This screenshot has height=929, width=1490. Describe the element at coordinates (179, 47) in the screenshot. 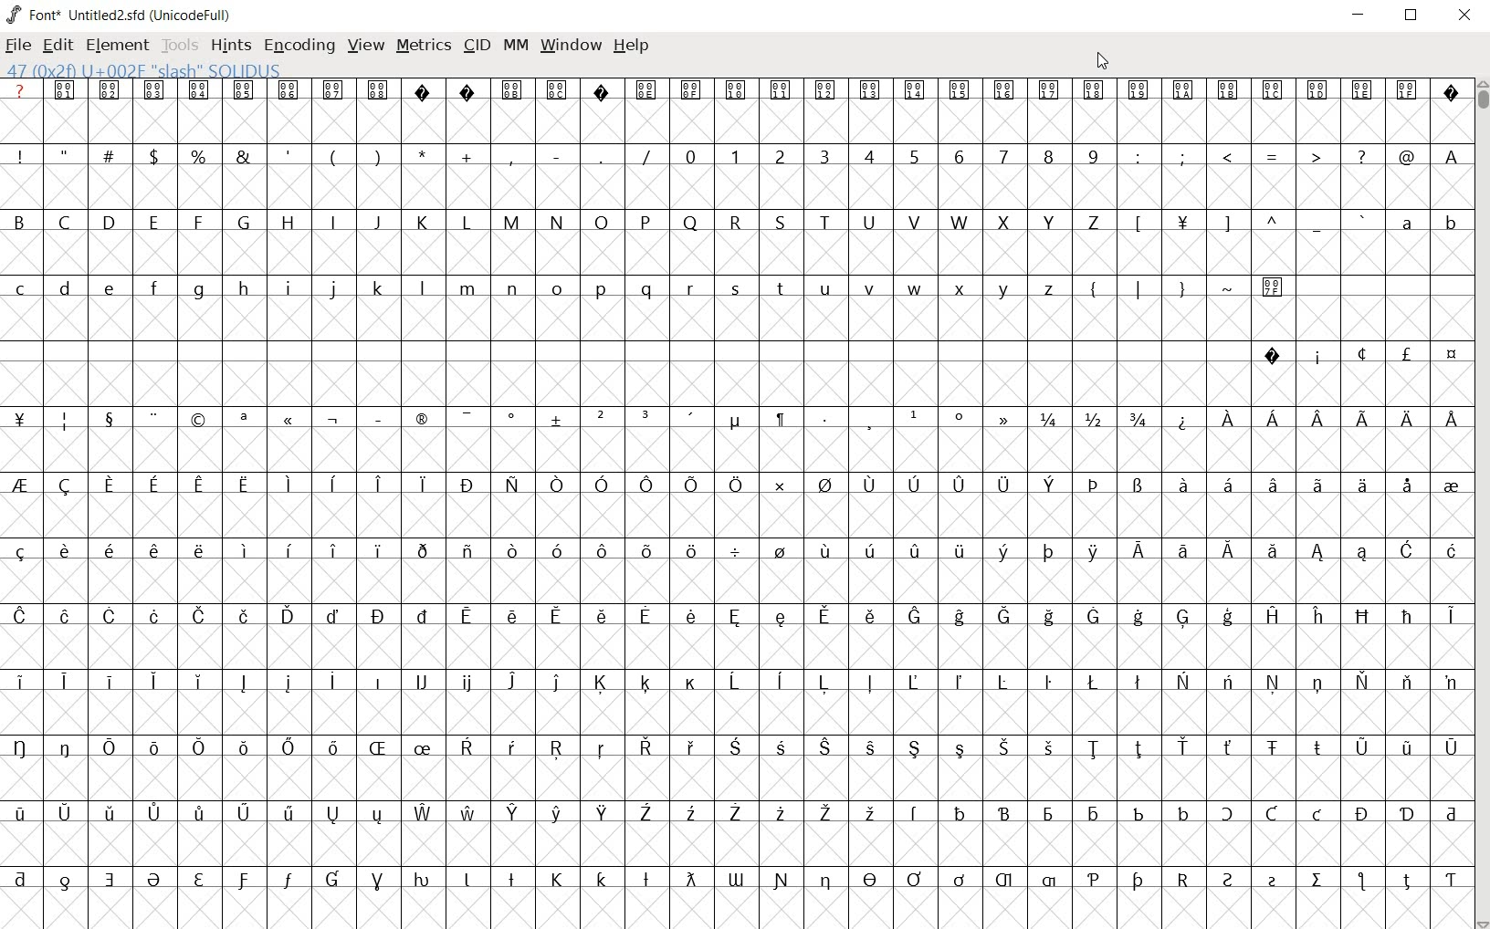

I see `TOOLS` at that location.